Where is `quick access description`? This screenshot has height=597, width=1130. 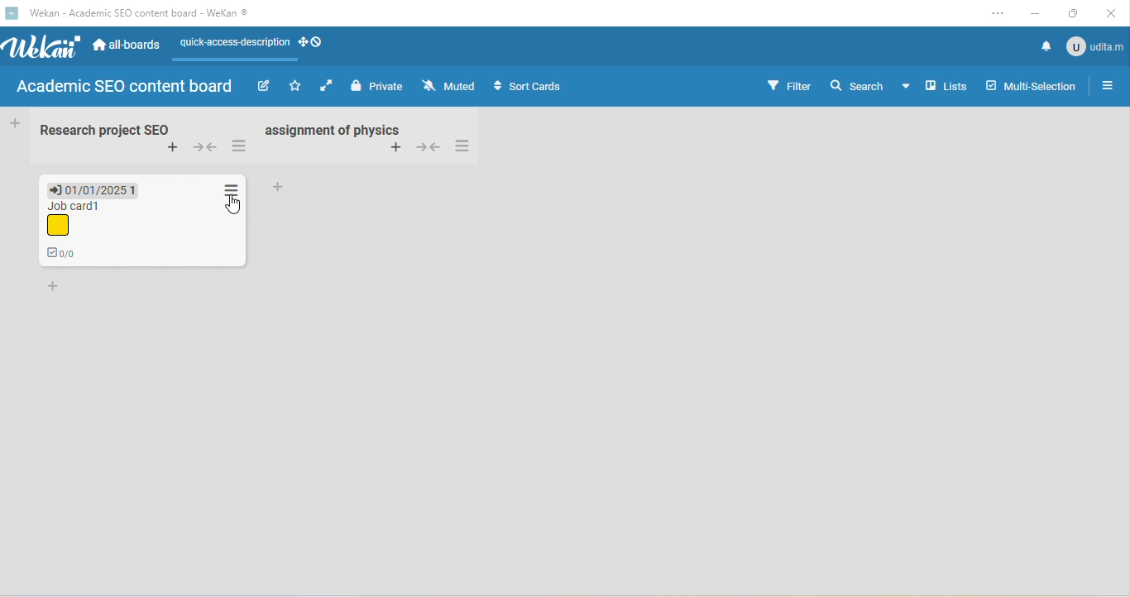
quick access description is located at coordinates (232, 47).